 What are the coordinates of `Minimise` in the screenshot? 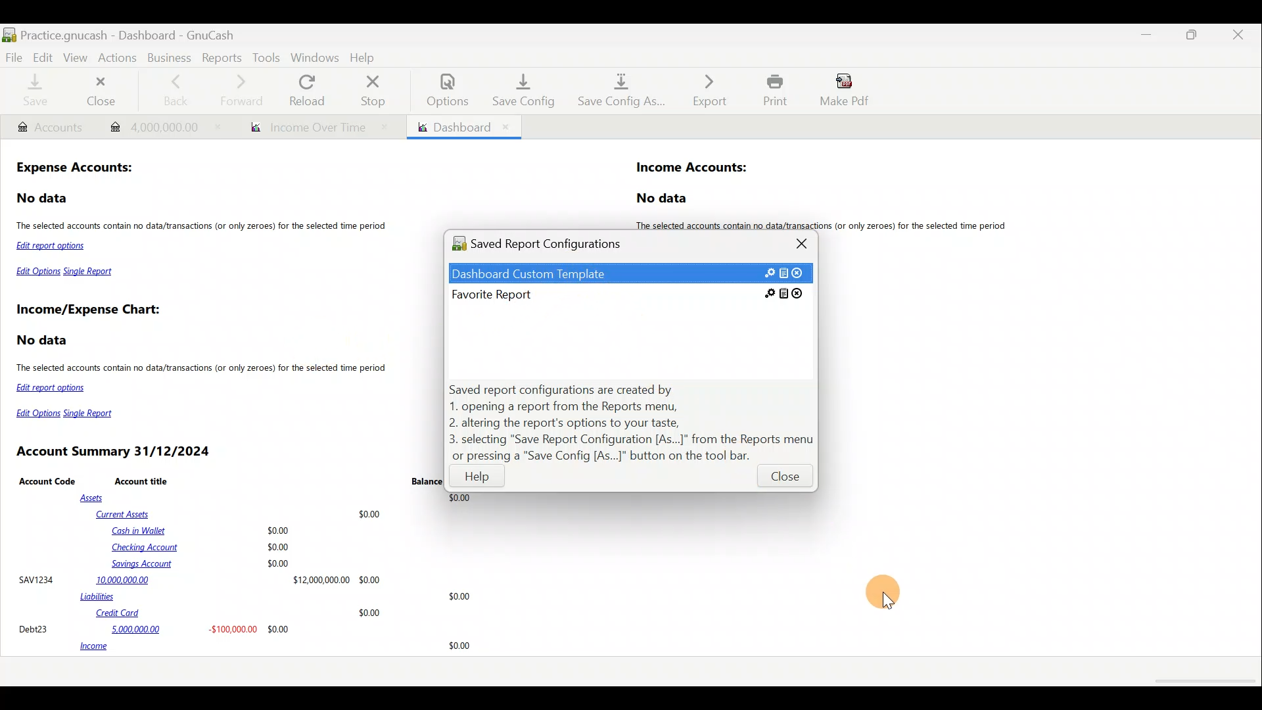 It's located at (1150, 35).